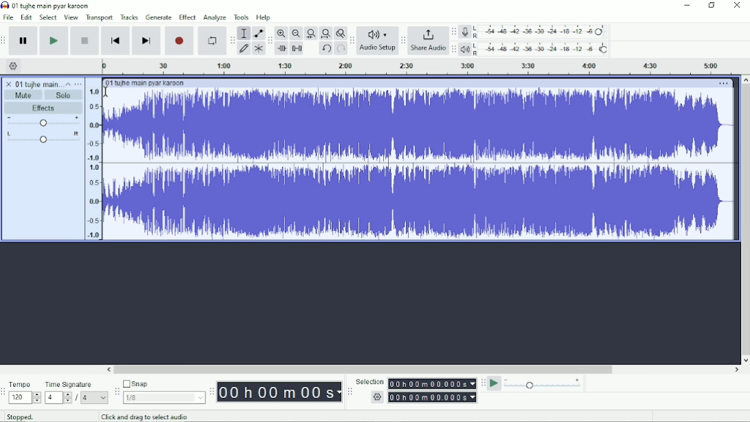 This screenshot has width=750, height=422. Describe the element at coordinates (78, 84) in the screenshot. I see `More options` at that location.